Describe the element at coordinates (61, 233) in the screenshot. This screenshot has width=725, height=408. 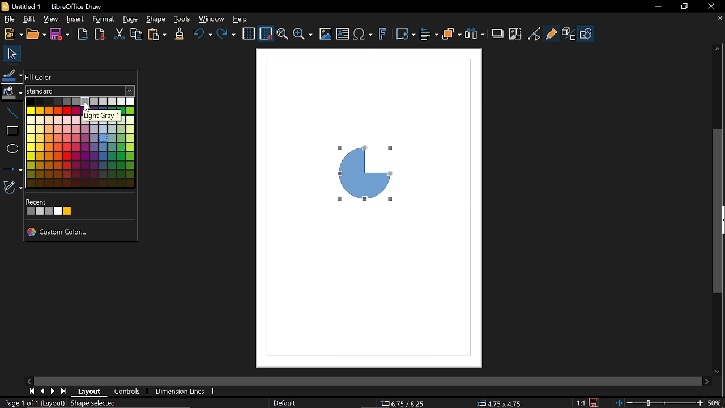
I see `Custom color` at that location.